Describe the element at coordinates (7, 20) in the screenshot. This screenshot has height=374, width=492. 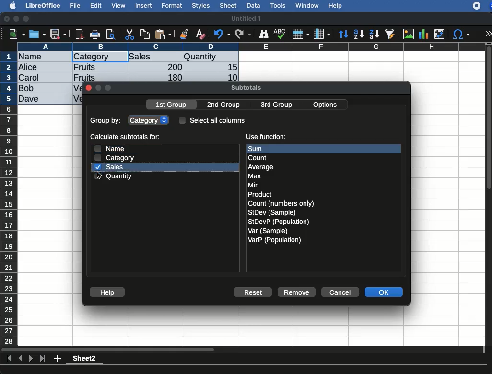
I see `close` at that location.